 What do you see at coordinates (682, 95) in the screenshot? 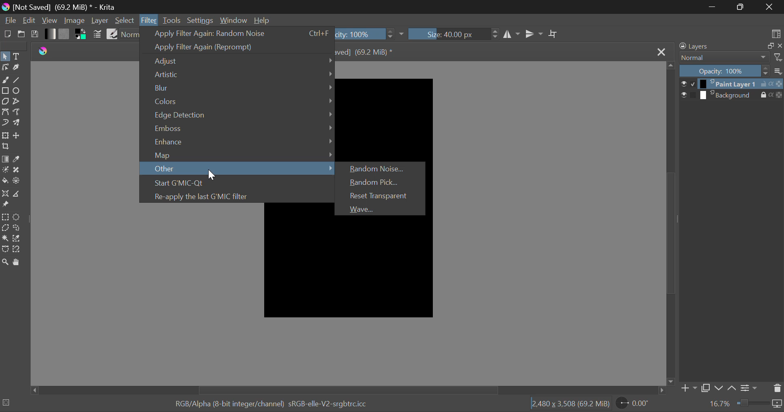
I see `select` at bounding box center [682, 95].